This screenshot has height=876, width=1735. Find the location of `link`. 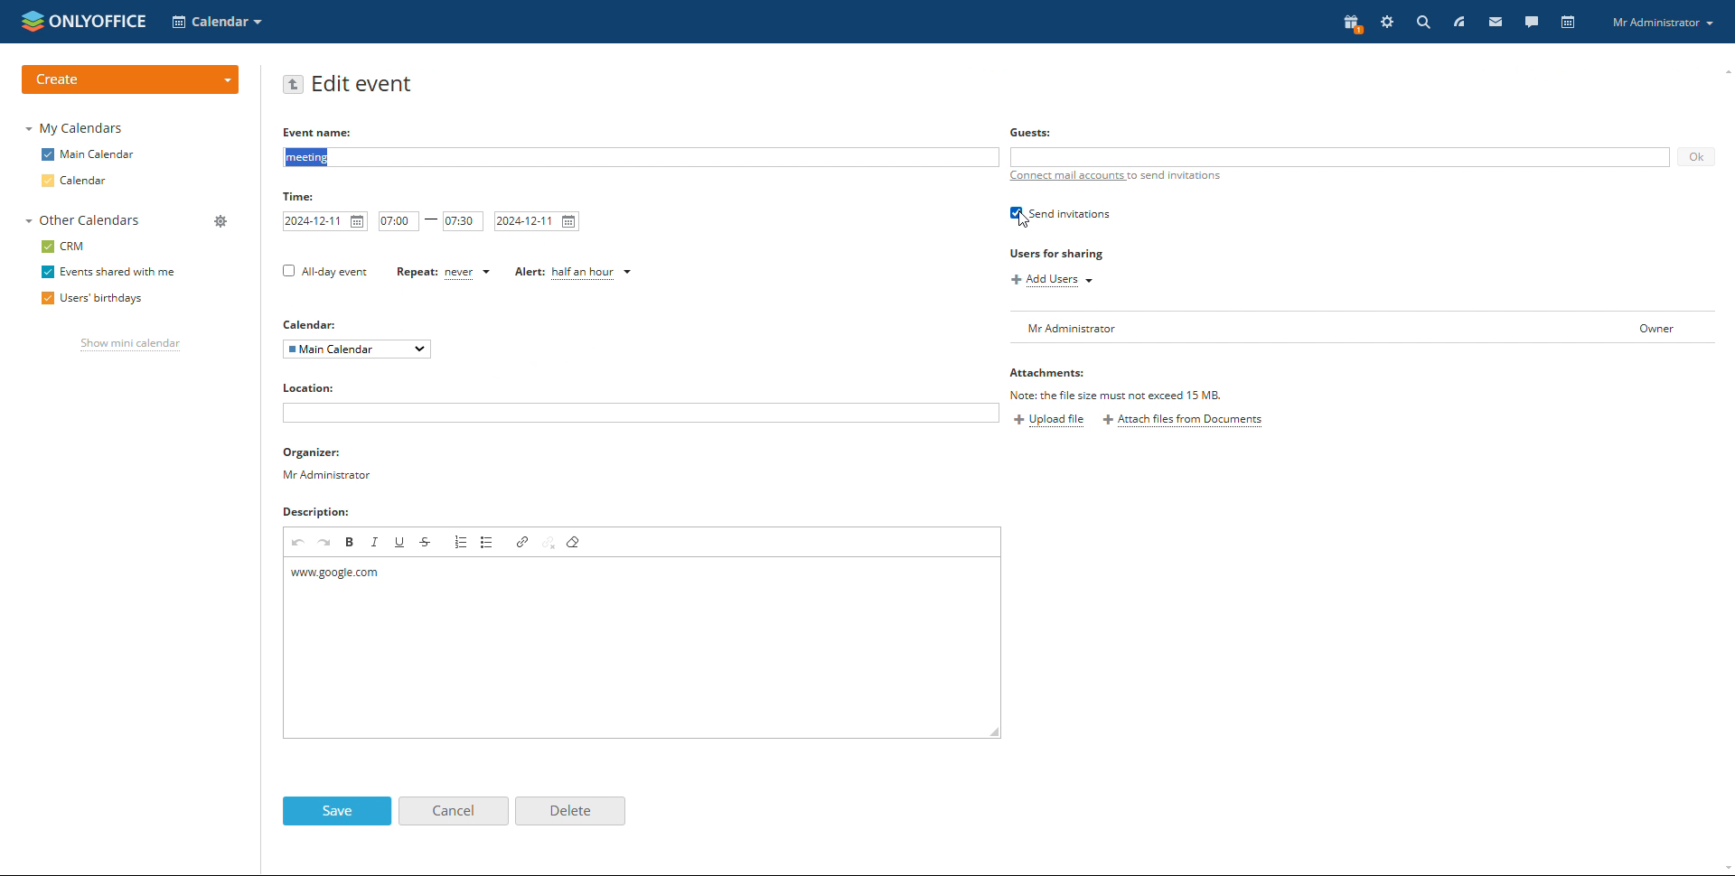

link is located at coordinates (523, 542).